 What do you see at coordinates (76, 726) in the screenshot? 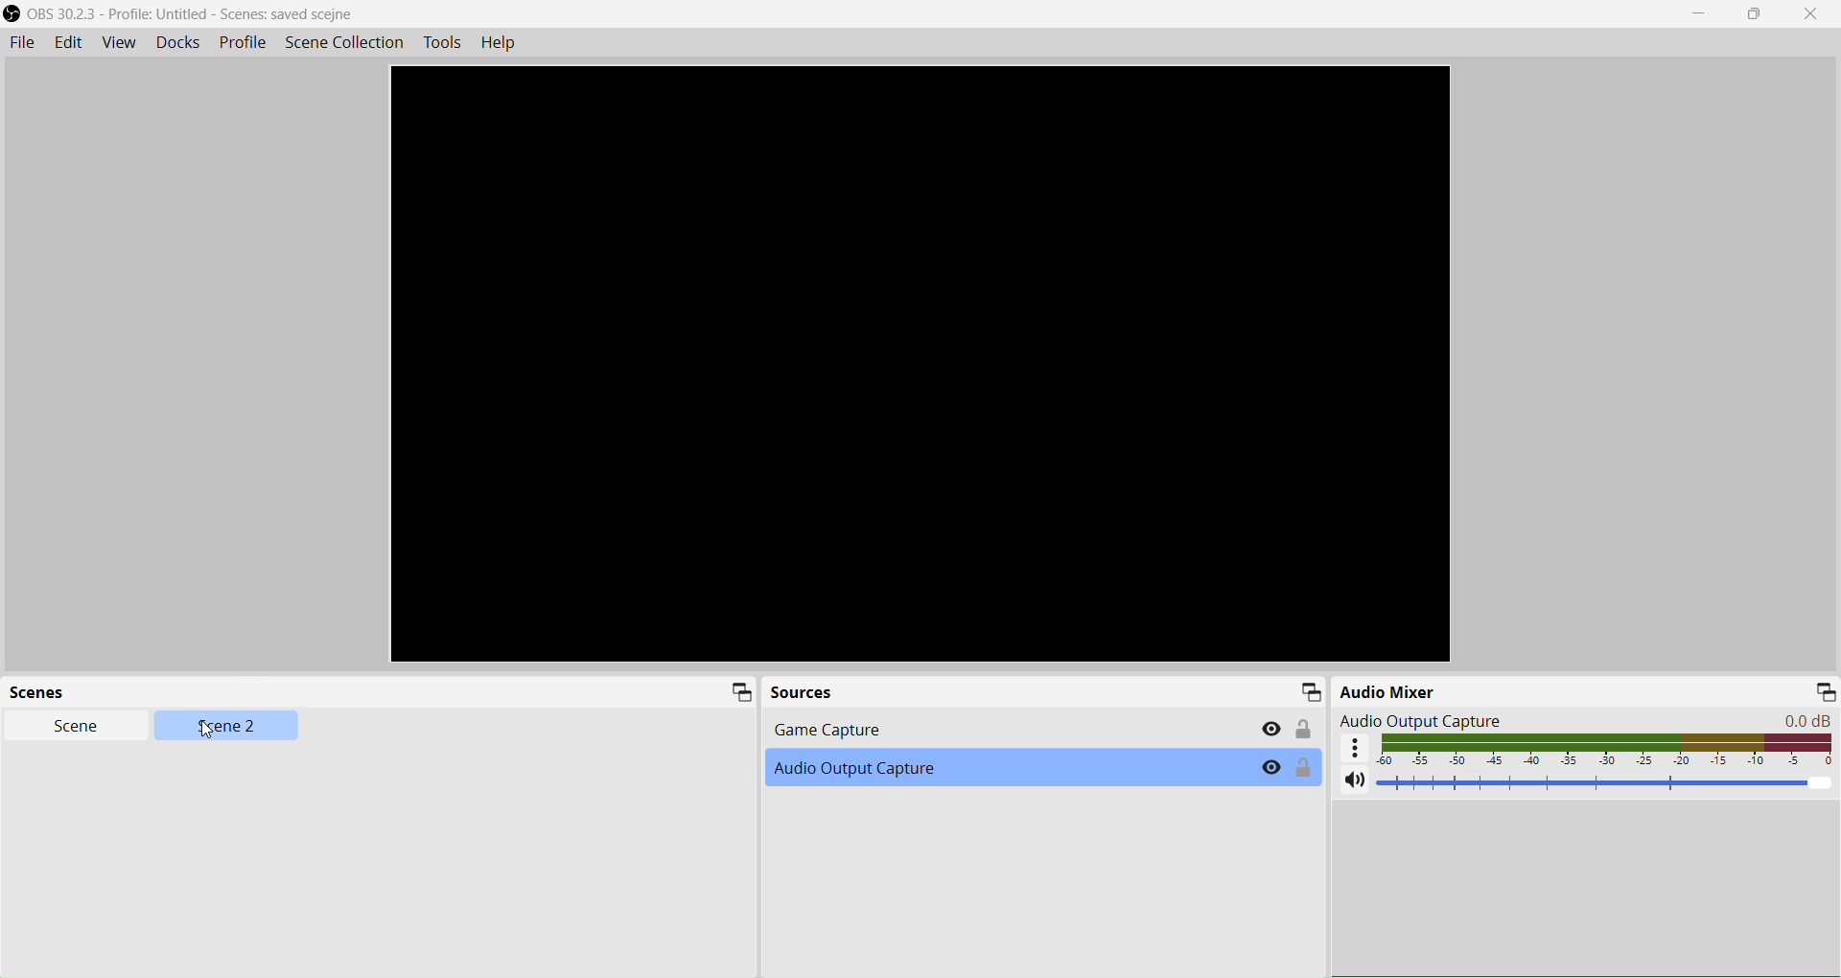
I see `Scene` at bounding box center [76, 726].